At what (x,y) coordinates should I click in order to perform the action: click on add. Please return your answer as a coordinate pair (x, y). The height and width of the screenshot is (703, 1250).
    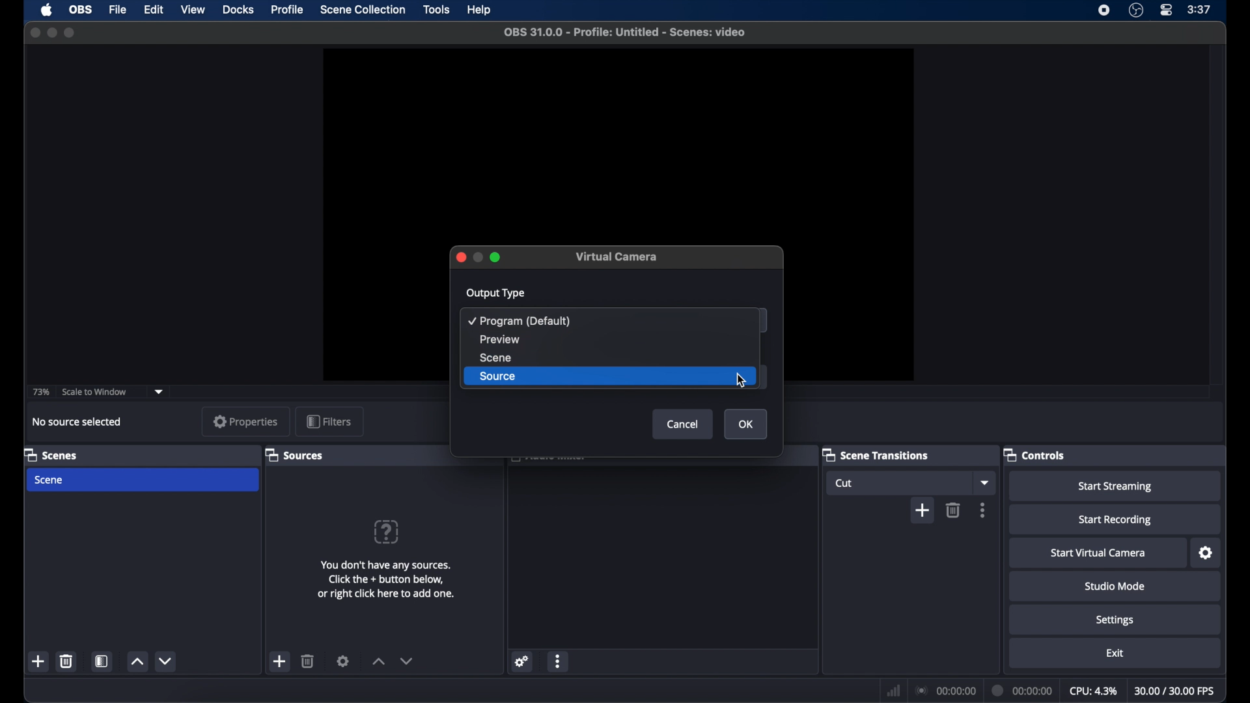
    Looking at the image, I should click on (280, 661).